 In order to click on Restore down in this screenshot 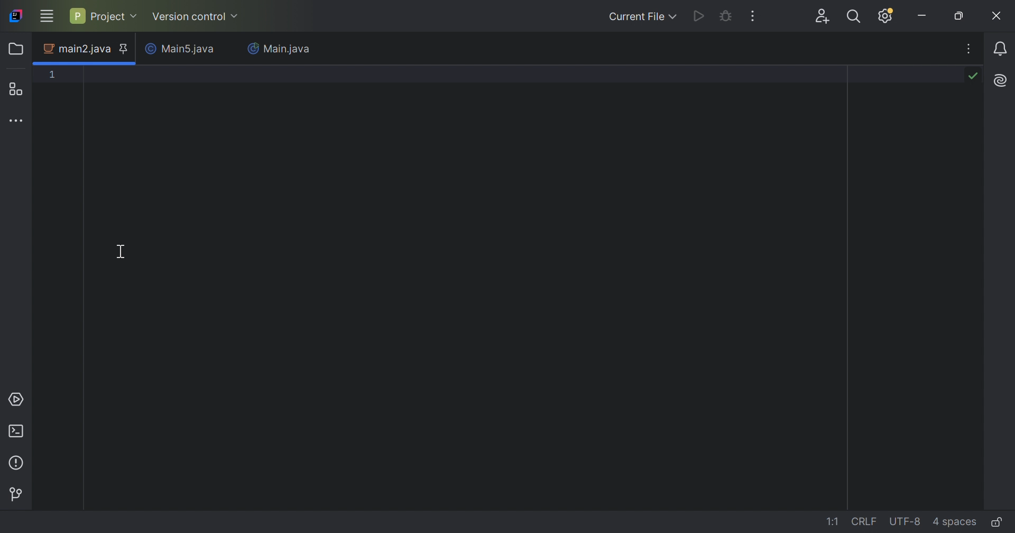, I will do `click(959, 16)`.